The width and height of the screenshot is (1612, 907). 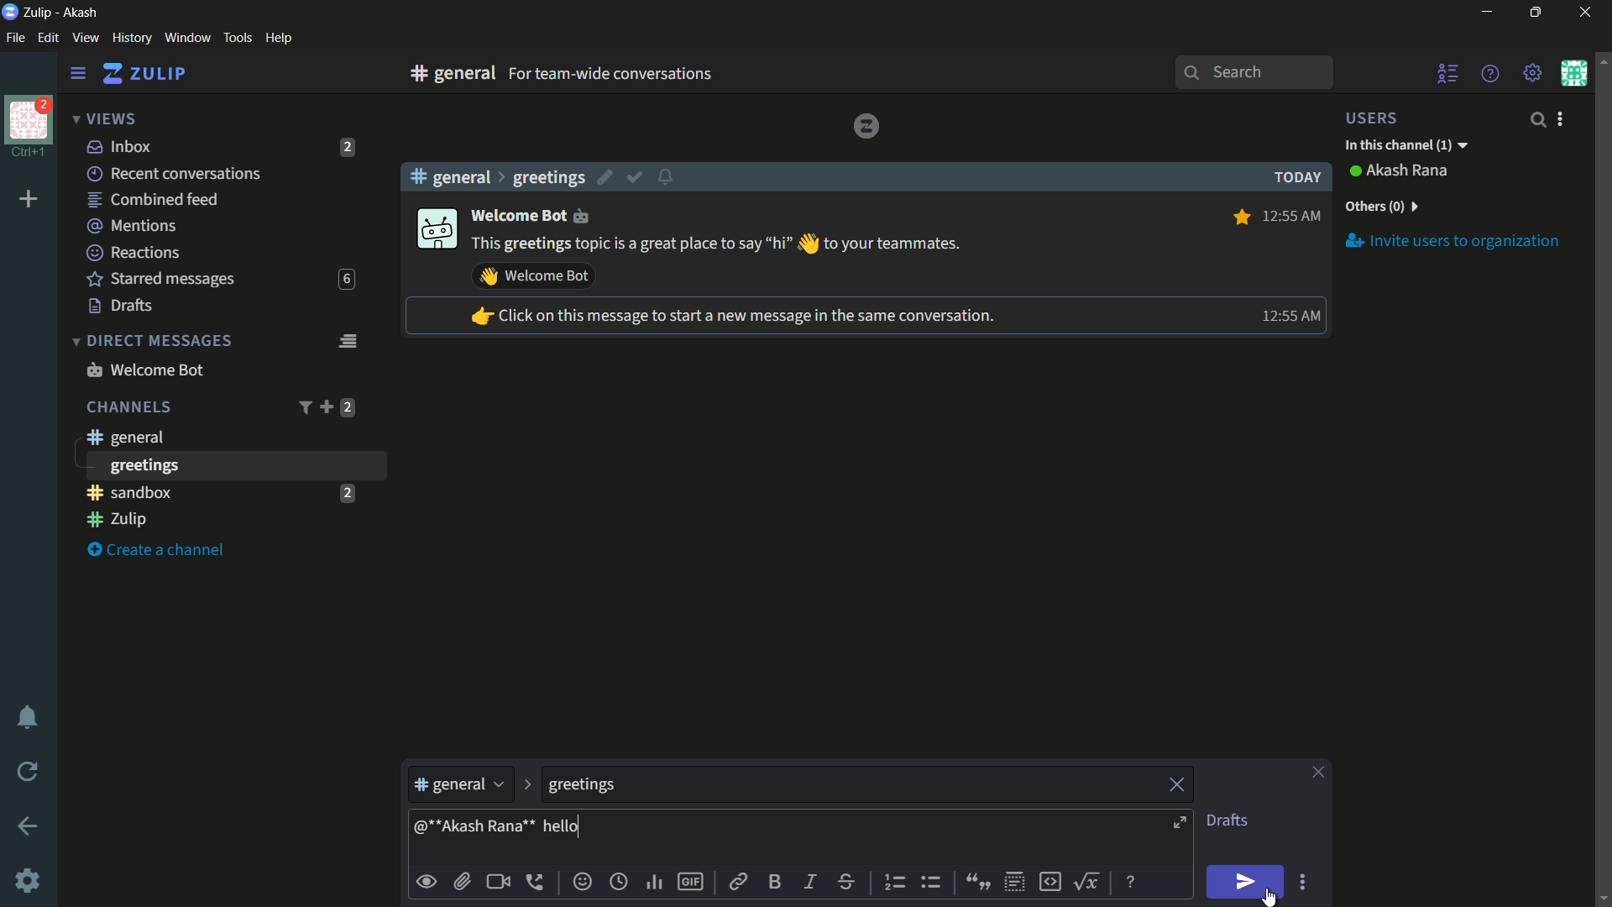 I want to click on inbox, so click(x=120, y=146).